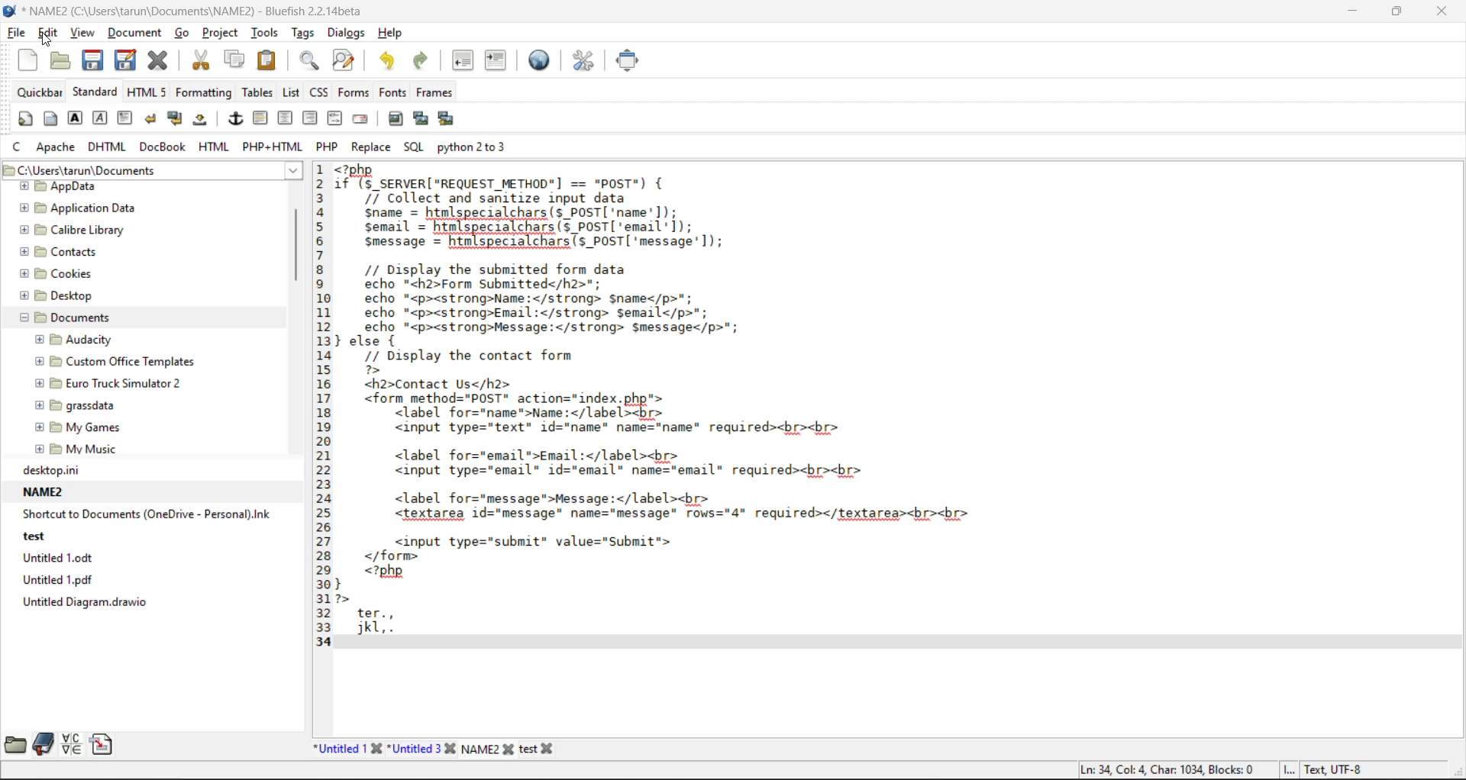 The image size is (1466, 780). Describe the element at coordinates (498, 61) in the screenshot. I see `indent` at that location.